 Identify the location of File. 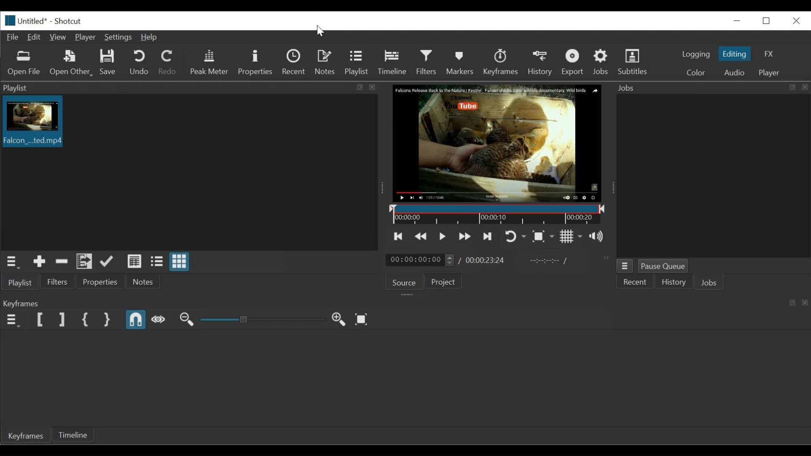
(12, 37).